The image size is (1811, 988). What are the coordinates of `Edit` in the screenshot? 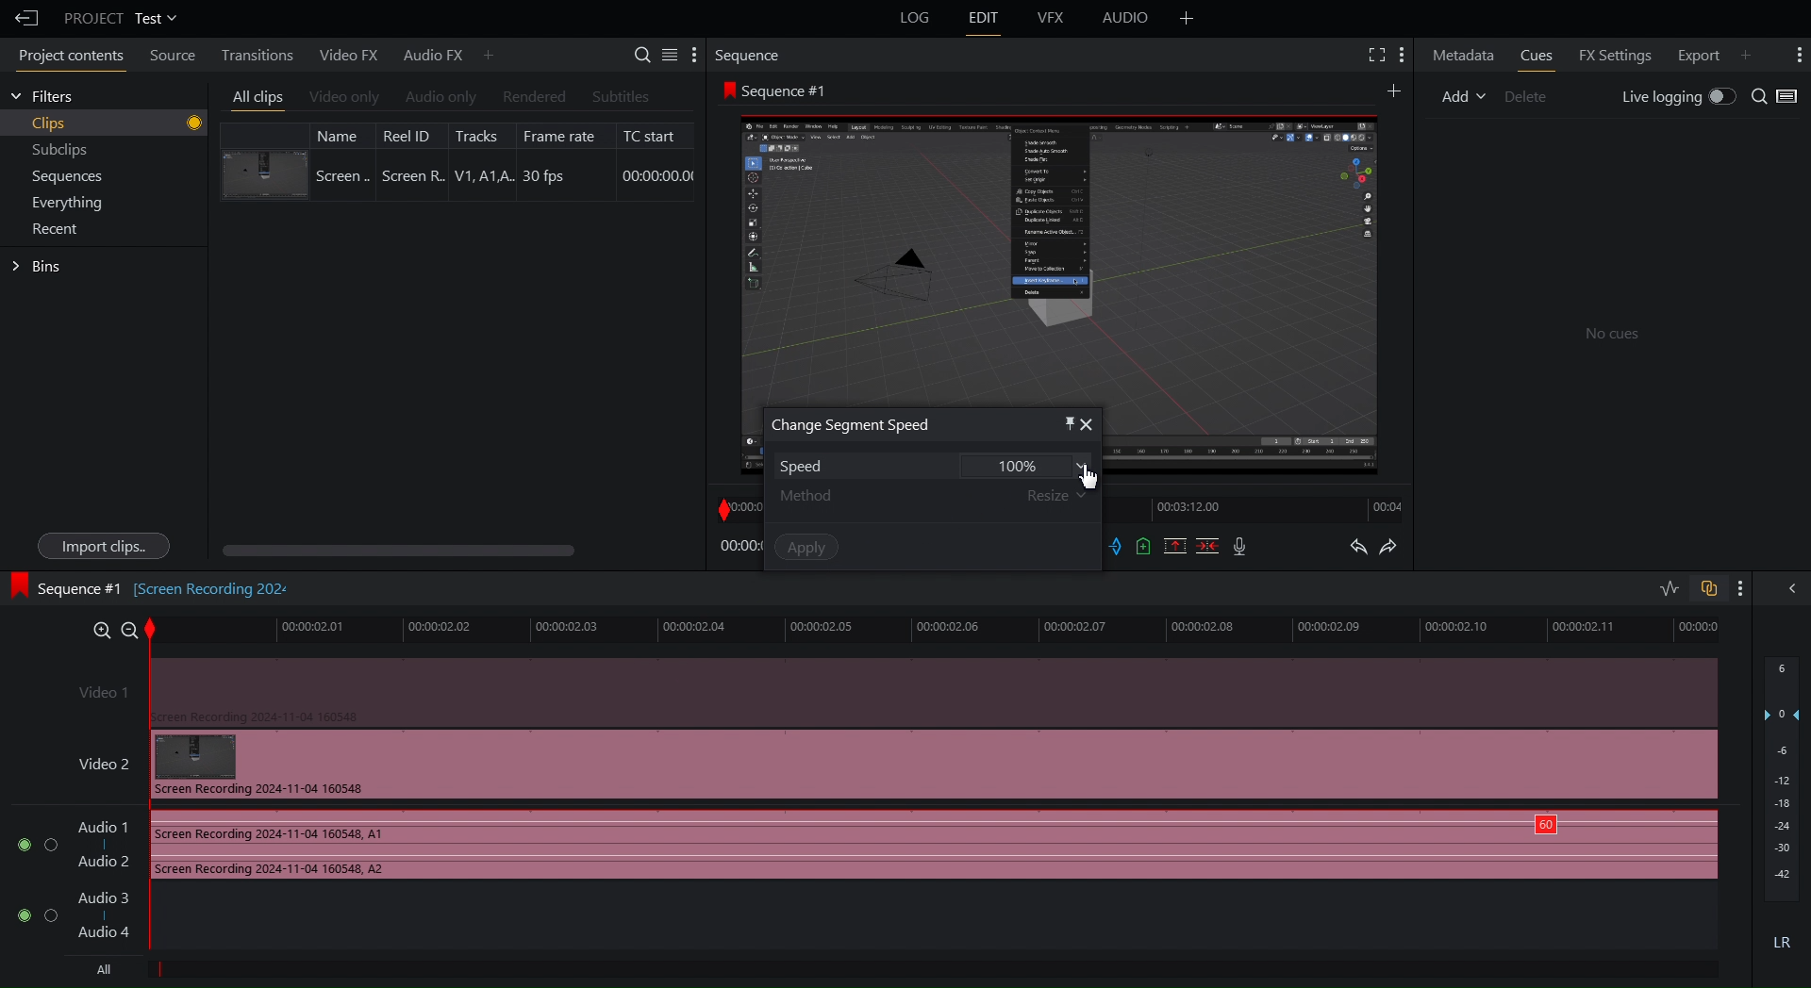 It's located at (984, 19).